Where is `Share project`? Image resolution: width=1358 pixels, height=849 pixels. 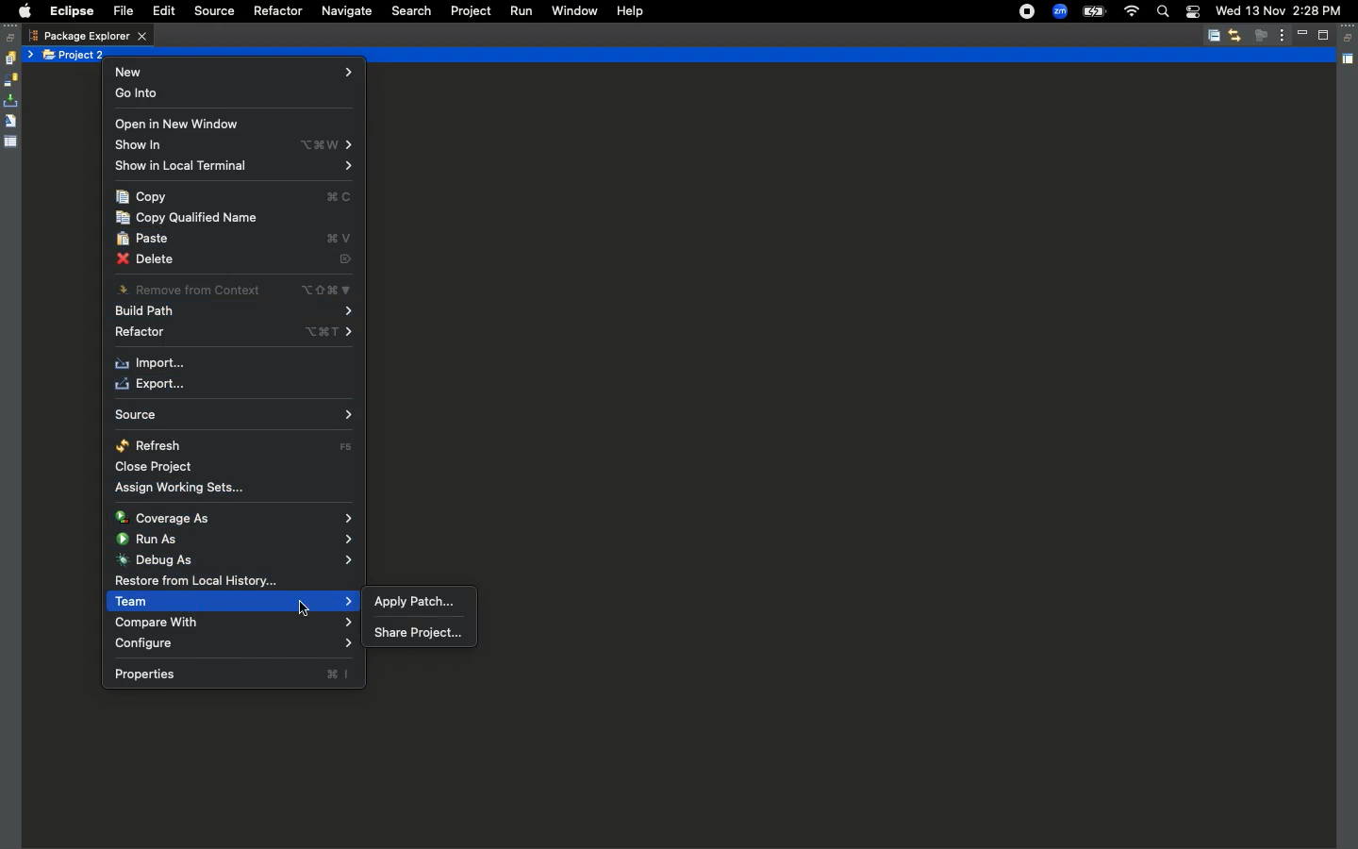
Share project is located at coordinates (417, 633).